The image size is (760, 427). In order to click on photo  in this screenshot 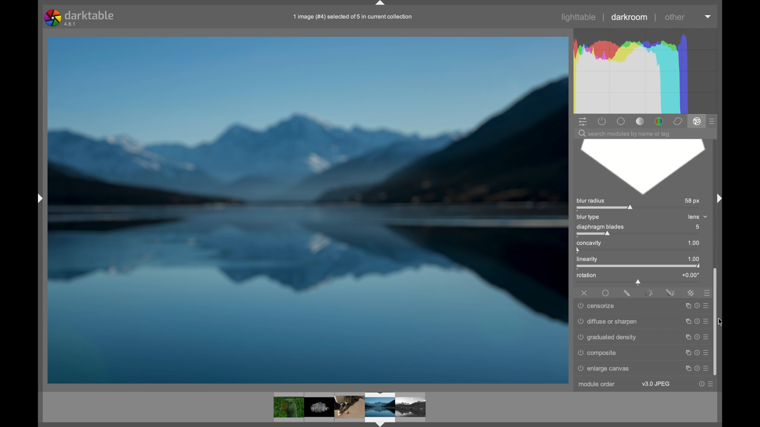, I will do `click(308, 209)`.